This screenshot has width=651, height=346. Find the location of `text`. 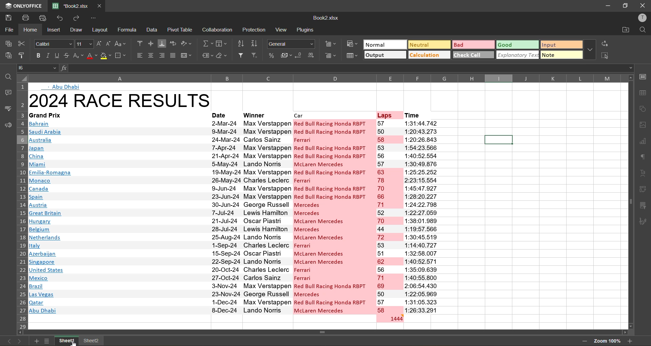

text is located at coordinates (62, 86).